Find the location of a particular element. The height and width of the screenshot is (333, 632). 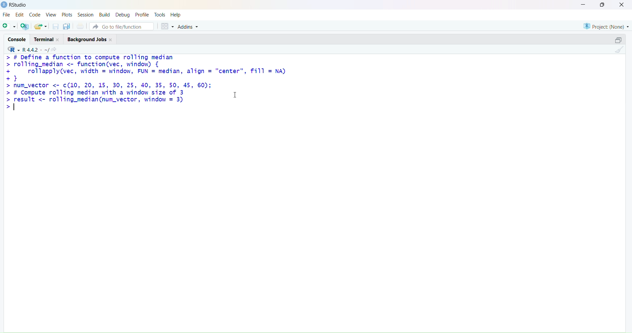

profile is located at coordinates (142, 15).